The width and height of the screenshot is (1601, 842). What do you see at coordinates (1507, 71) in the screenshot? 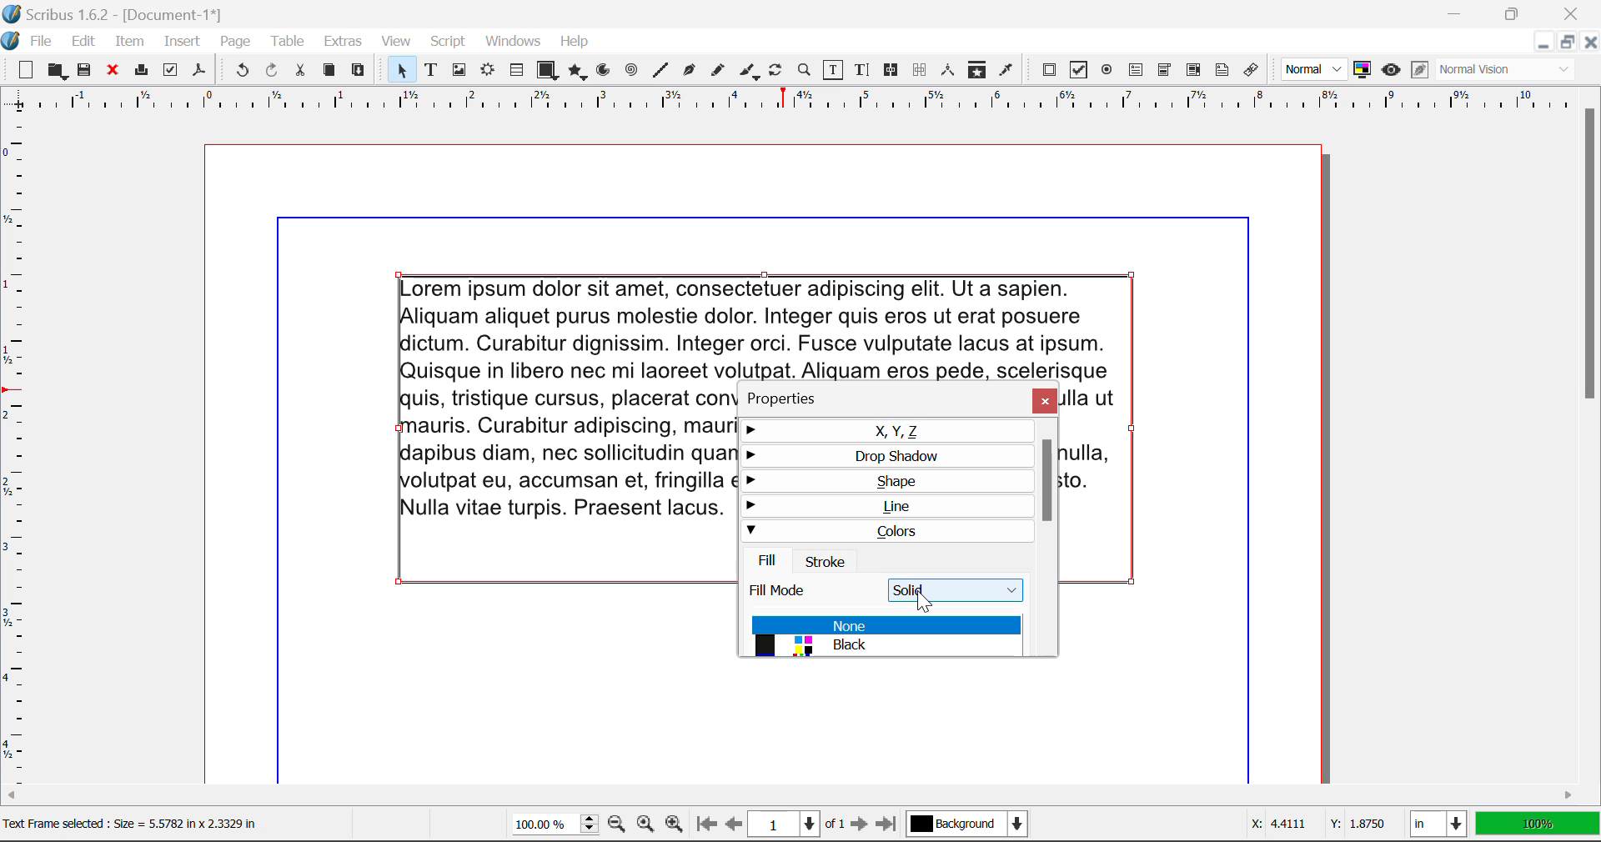
I see `Visual Appearance Type` at bounding box center [1507, 71].